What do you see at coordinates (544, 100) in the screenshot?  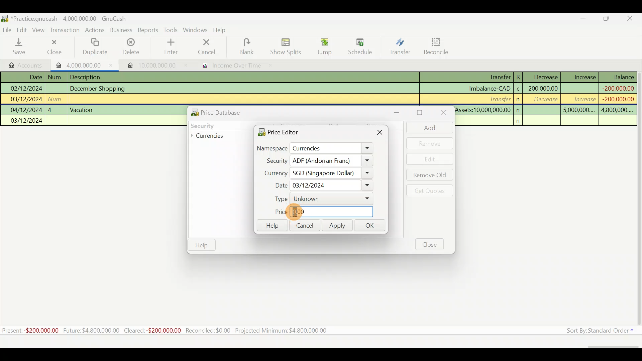 I see `decrease` at bounding box center [544, 100].